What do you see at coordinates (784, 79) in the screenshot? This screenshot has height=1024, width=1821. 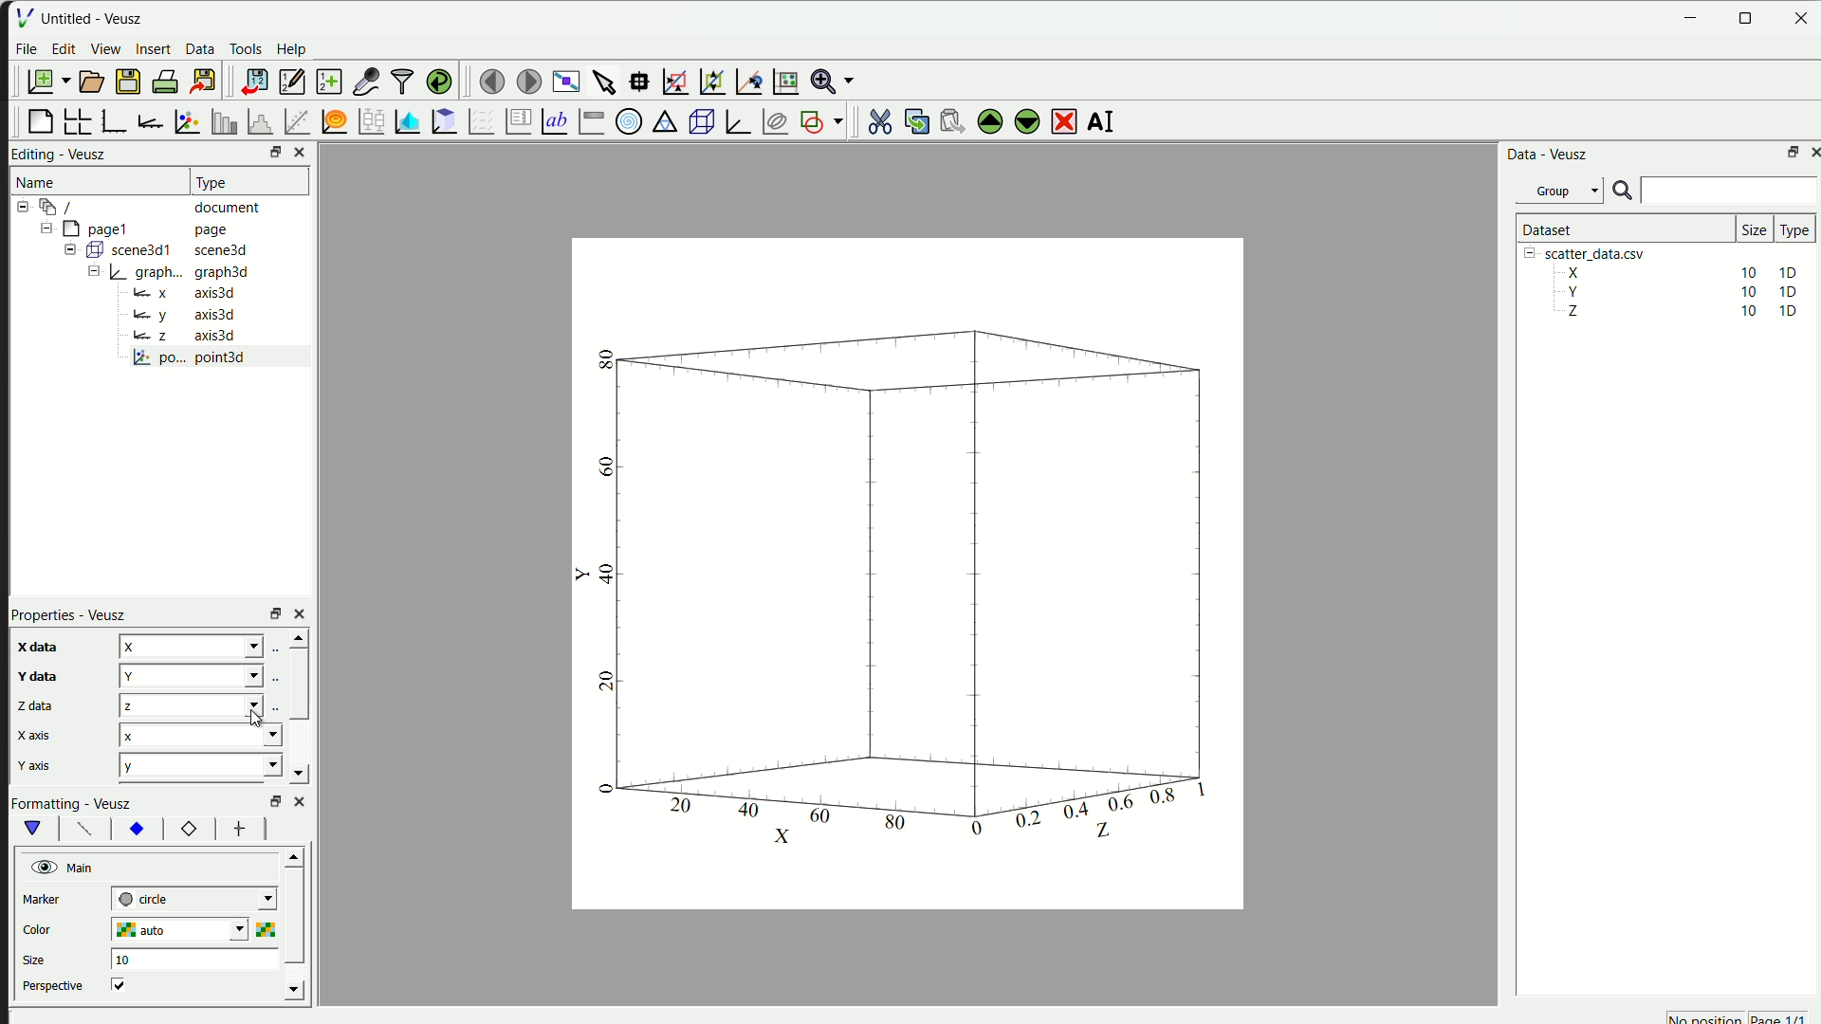 I see `Reset graph axes` at bounding box center [784, 79].